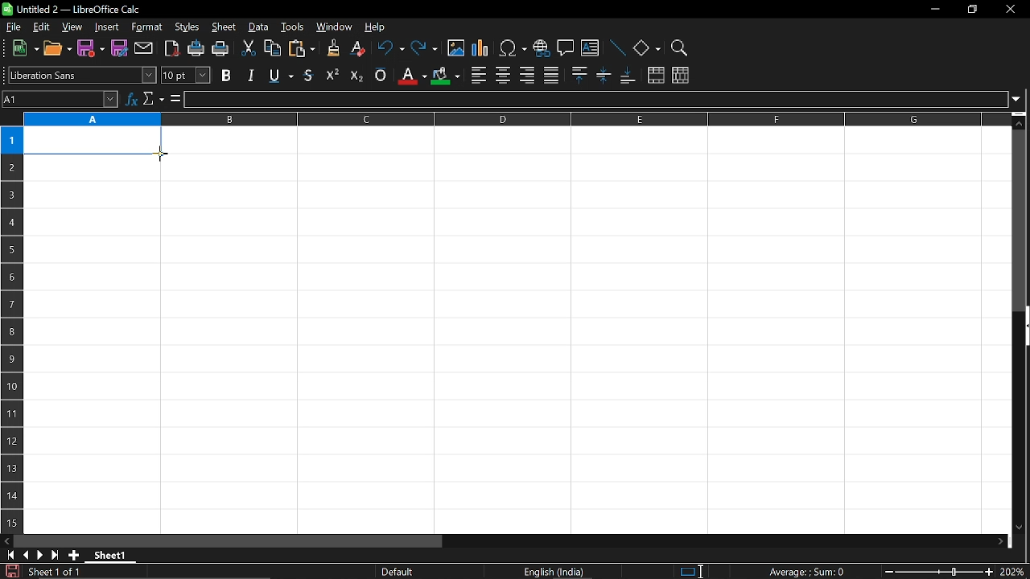  I want to click on Sheet 1, so click(110, 555).